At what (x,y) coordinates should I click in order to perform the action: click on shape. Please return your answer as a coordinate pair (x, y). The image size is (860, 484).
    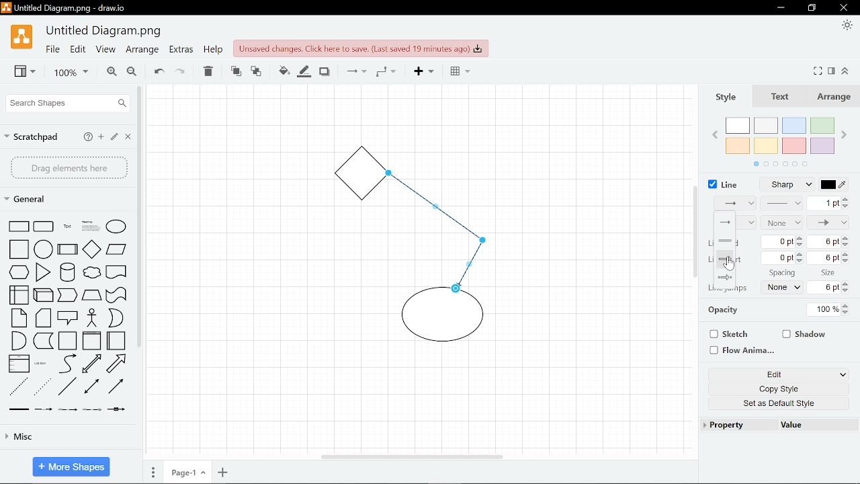
    Looking at the image, I should click on (93, 364).